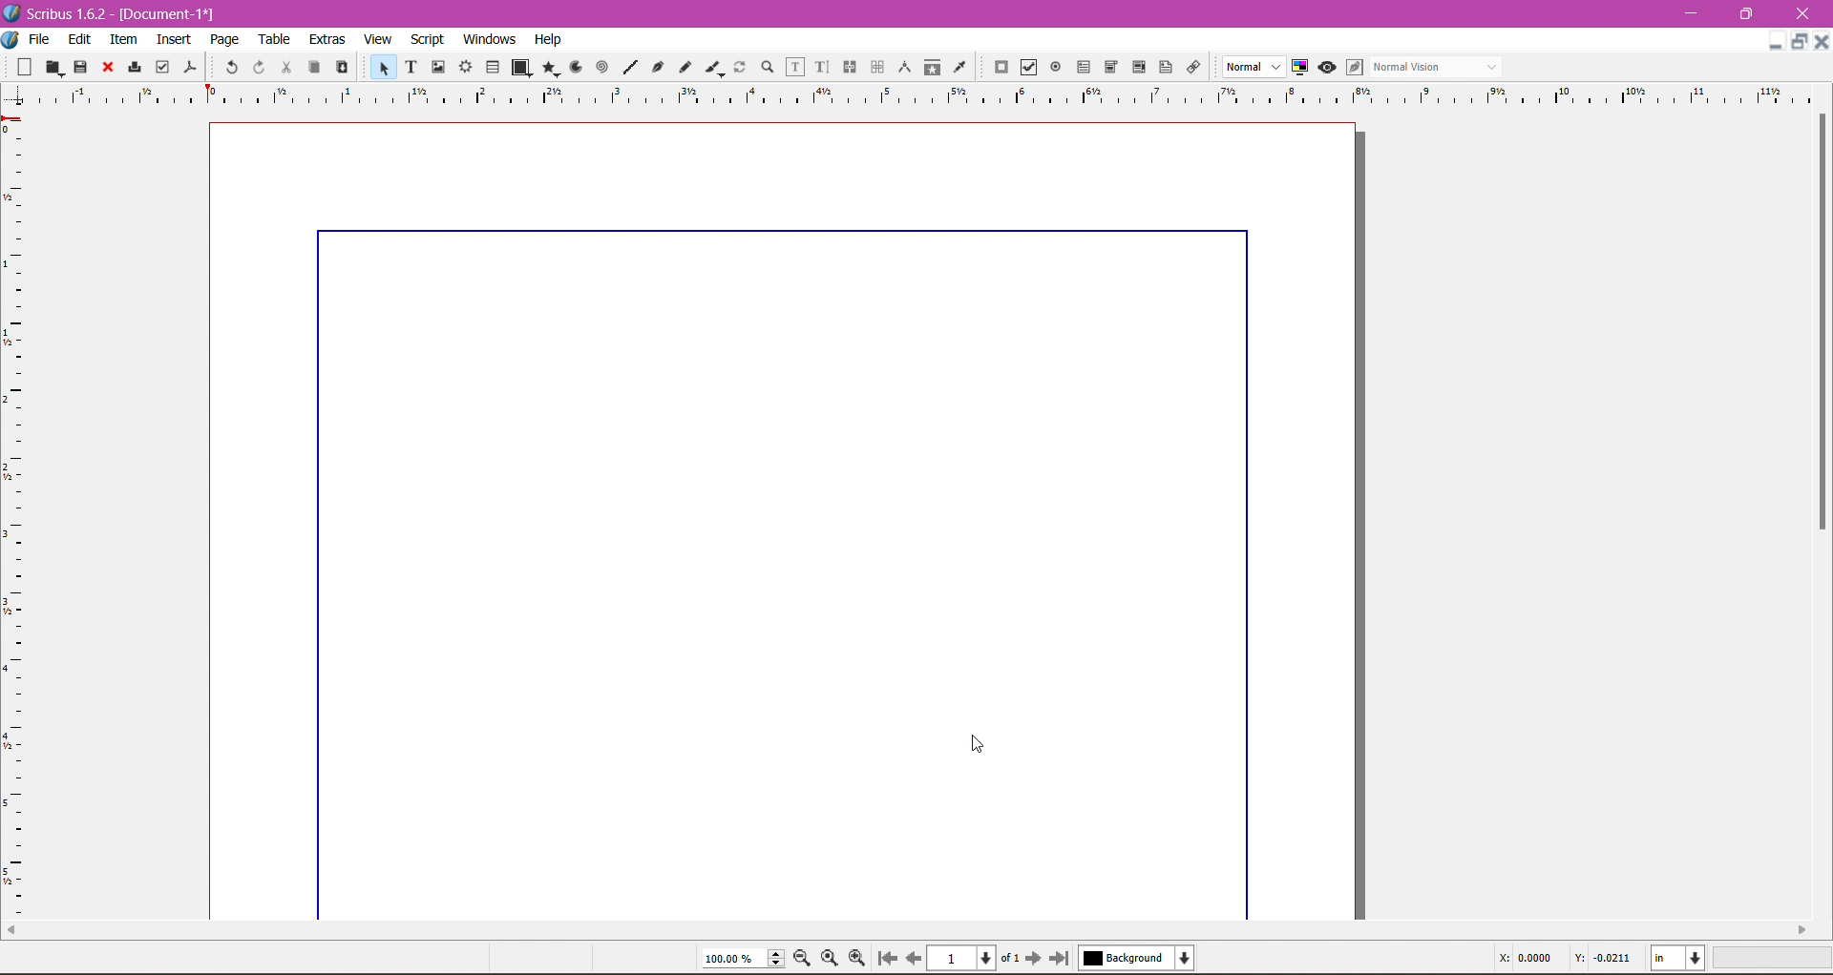 The image size is (1833, 975). I want to click on Text Annotation, so click(1164, 68).